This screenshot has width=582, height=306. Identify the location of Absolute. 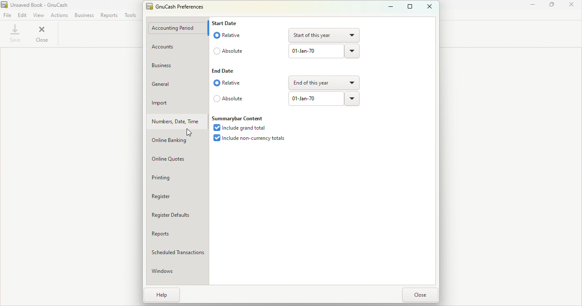
(232, 98).